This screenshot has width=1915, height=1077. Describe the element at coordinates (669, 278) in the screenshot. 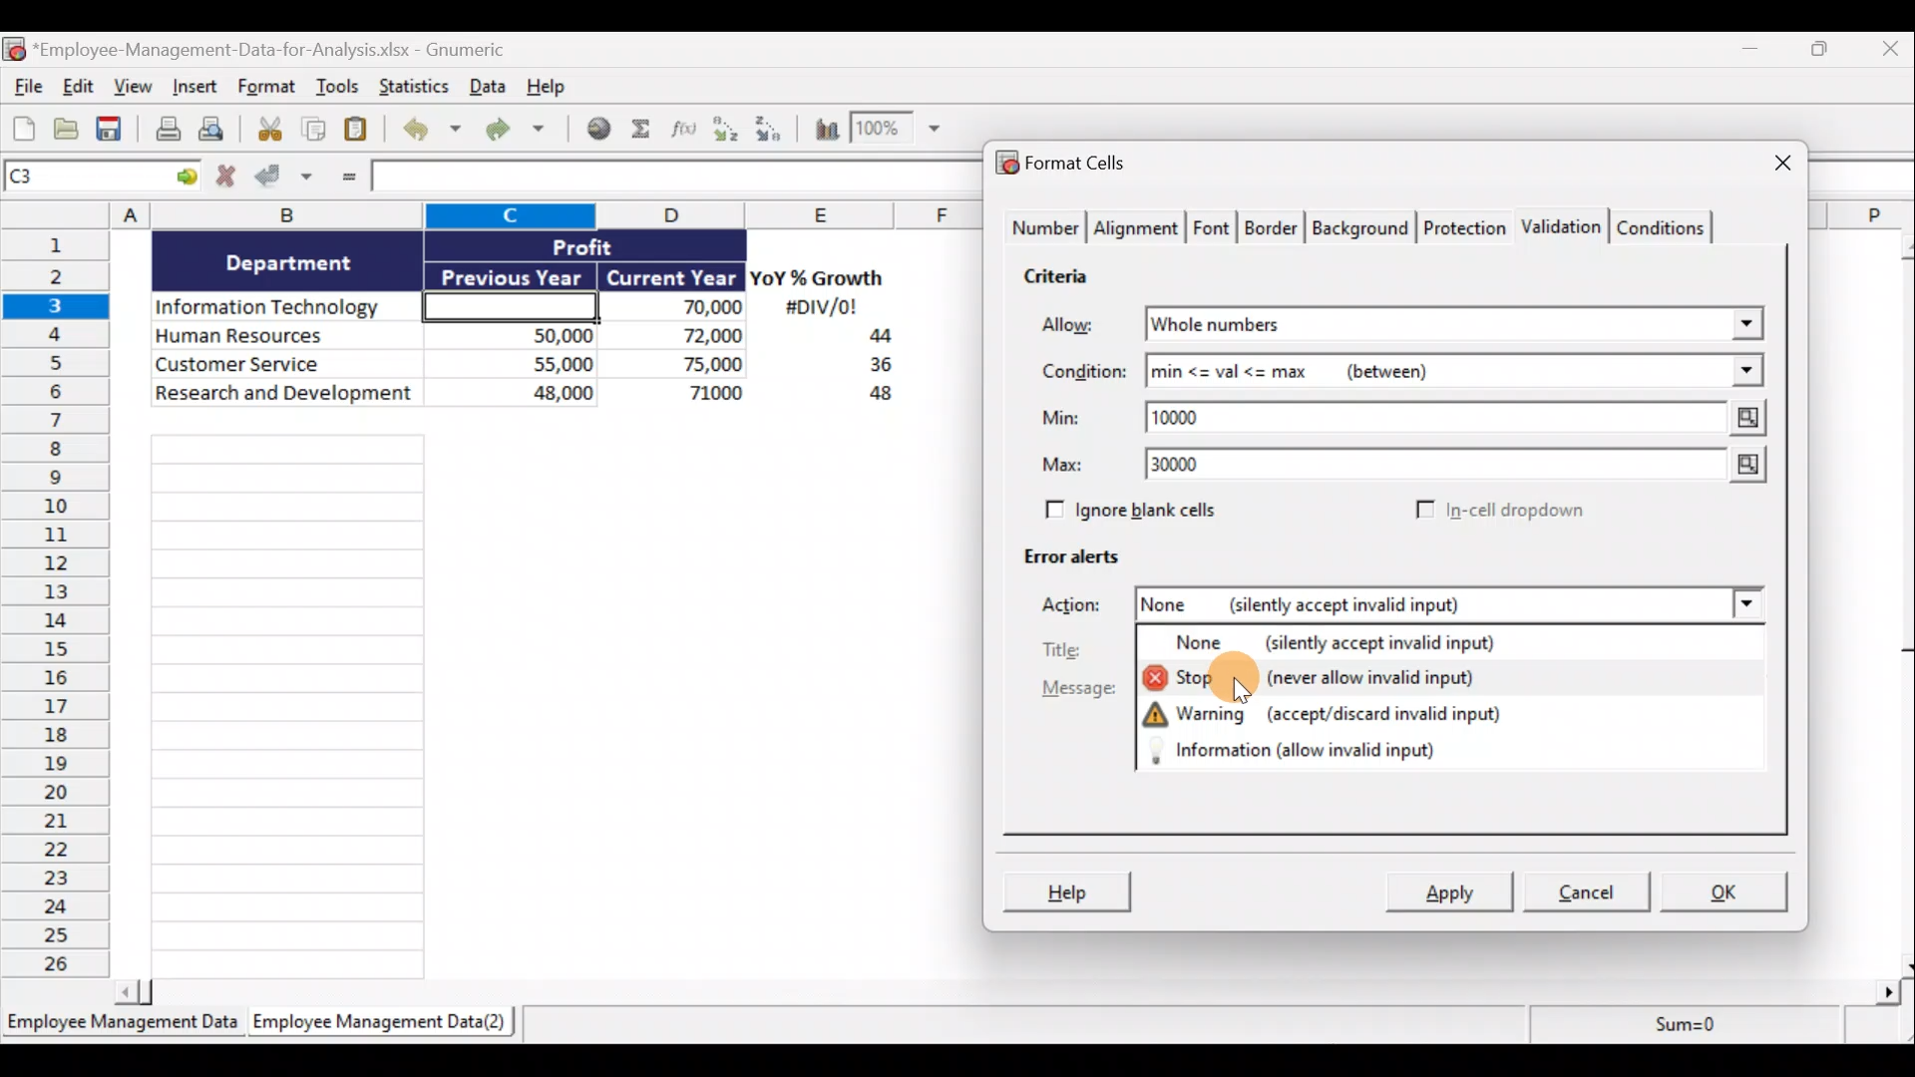

I see `Current Year` at that location.